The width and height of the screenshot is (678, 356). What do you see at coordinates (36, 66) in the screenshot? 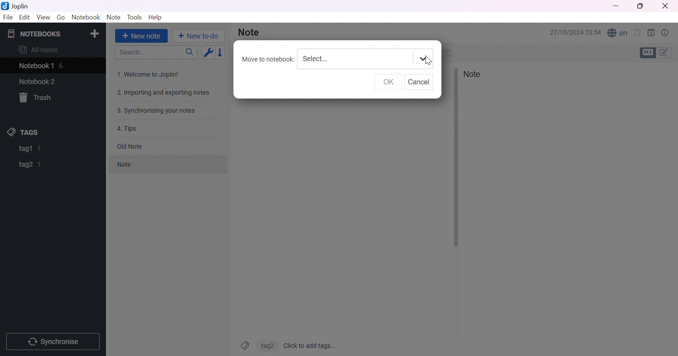
I see `Notebook1` at bounding box center [36, 66].